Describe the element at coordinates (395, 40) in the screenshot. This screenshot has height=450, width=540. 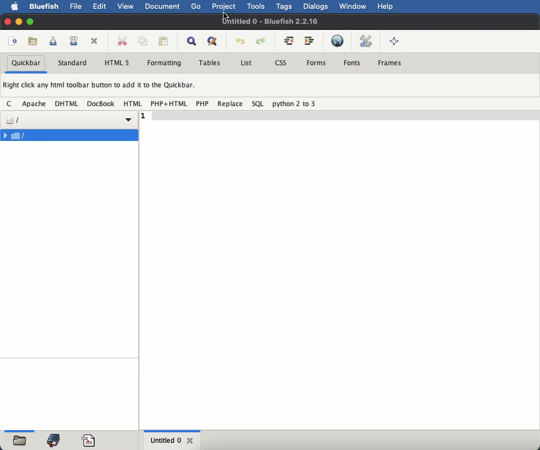
I see `full screen` at that location.